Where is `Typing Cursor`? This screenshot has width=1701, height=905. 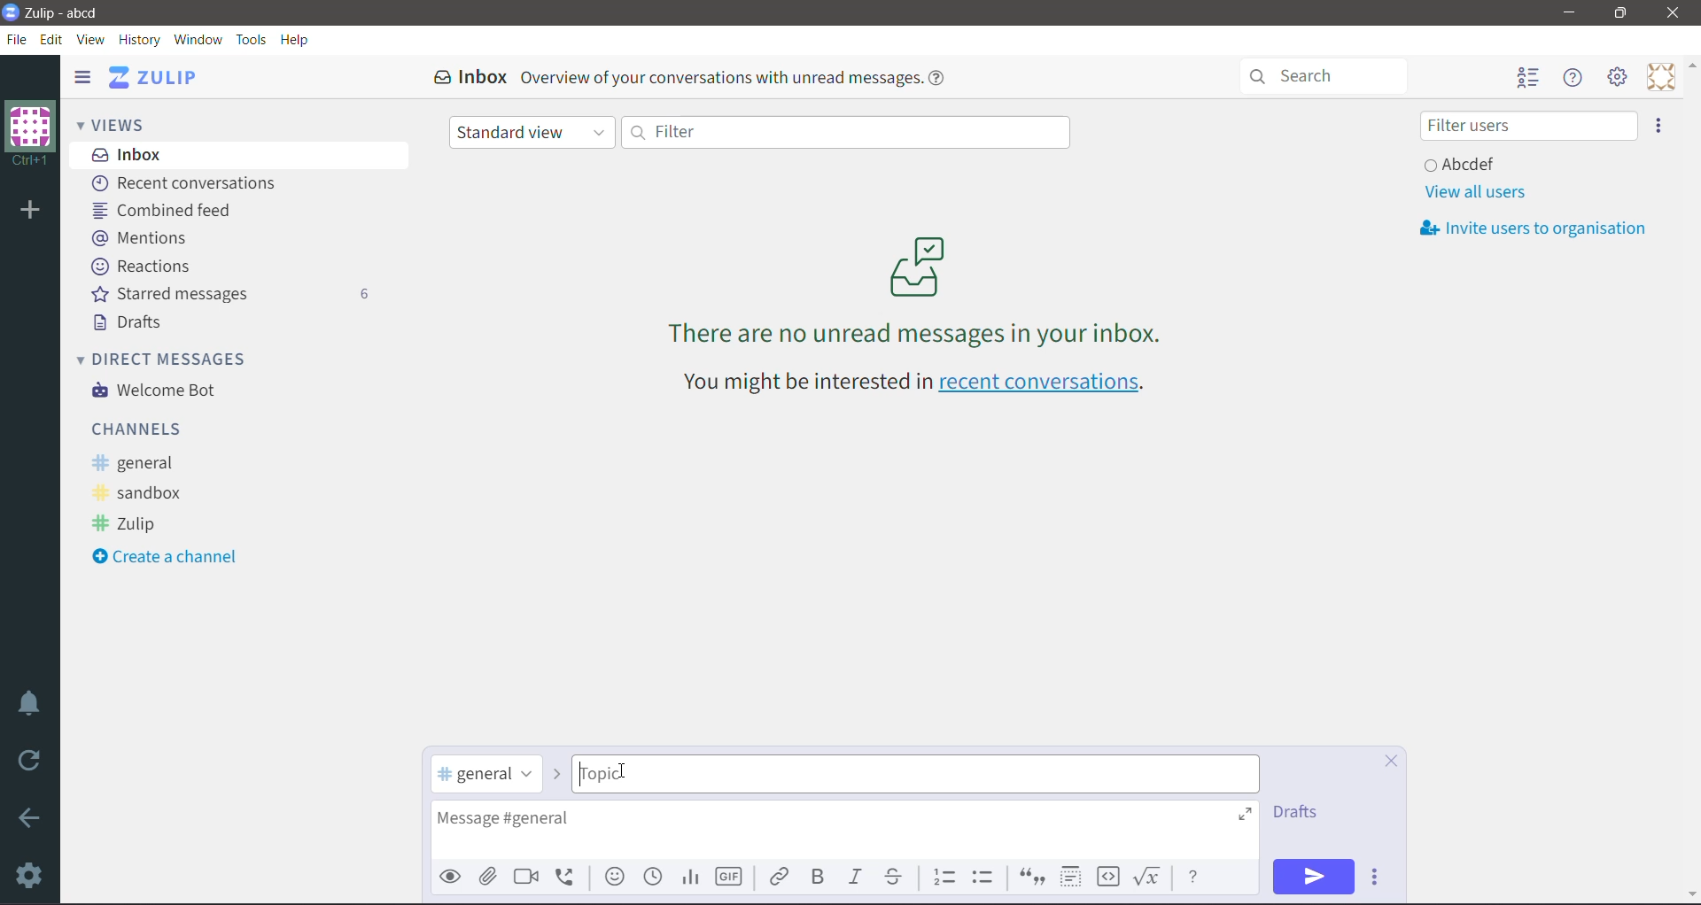 Typing Cursor is located at coordinates (621, 771).